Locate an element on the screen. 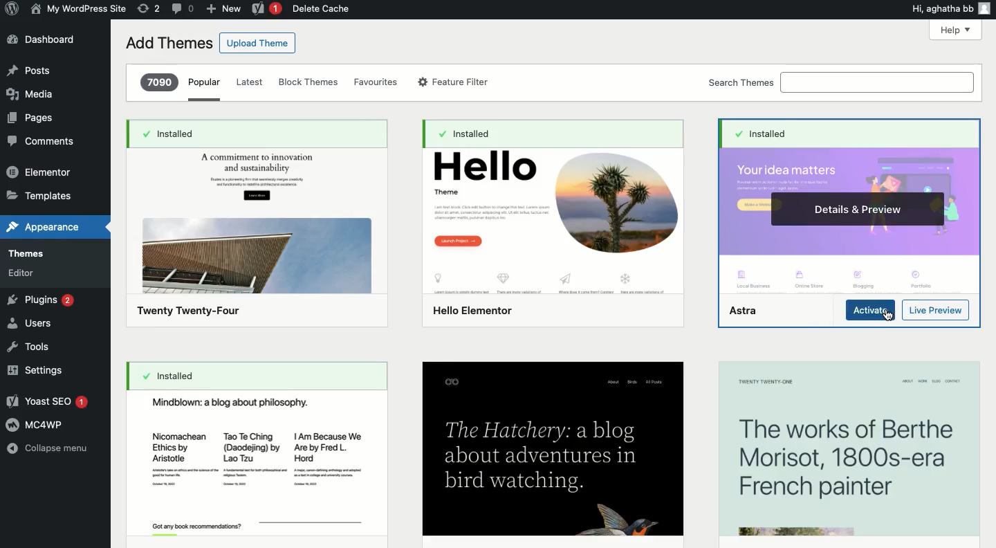  Search themes is located at coordinates (840, 82).